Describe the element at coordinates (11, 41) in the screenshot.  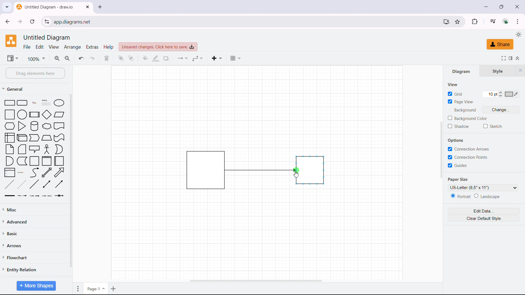
I see `logo` at that location.